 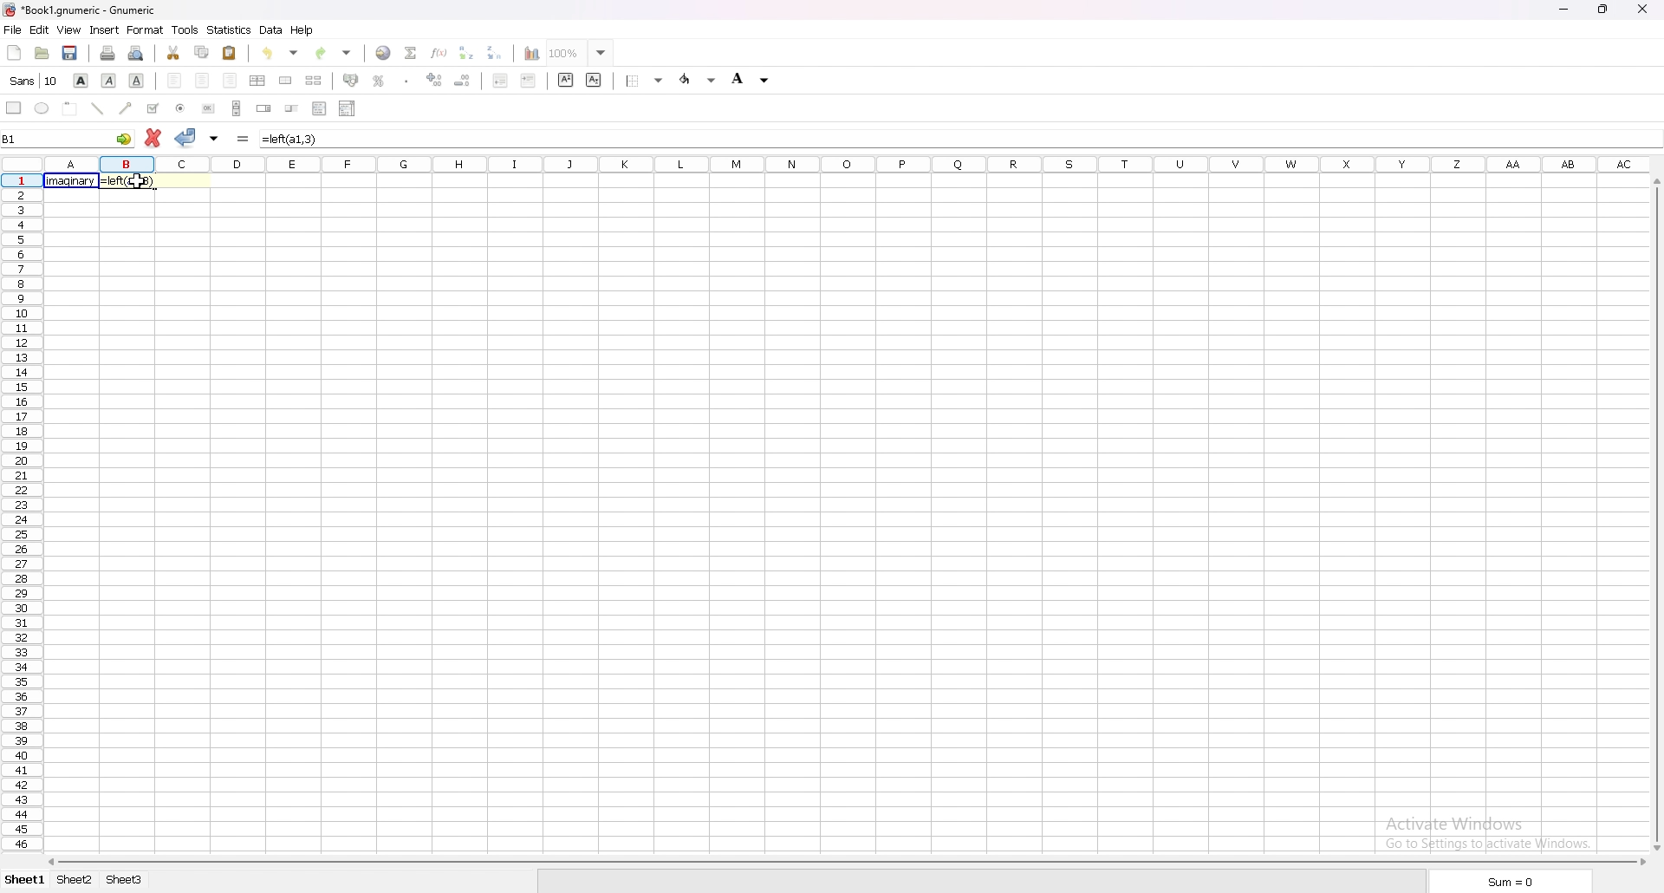 I want to click on frame, so click(x=71, y=108).